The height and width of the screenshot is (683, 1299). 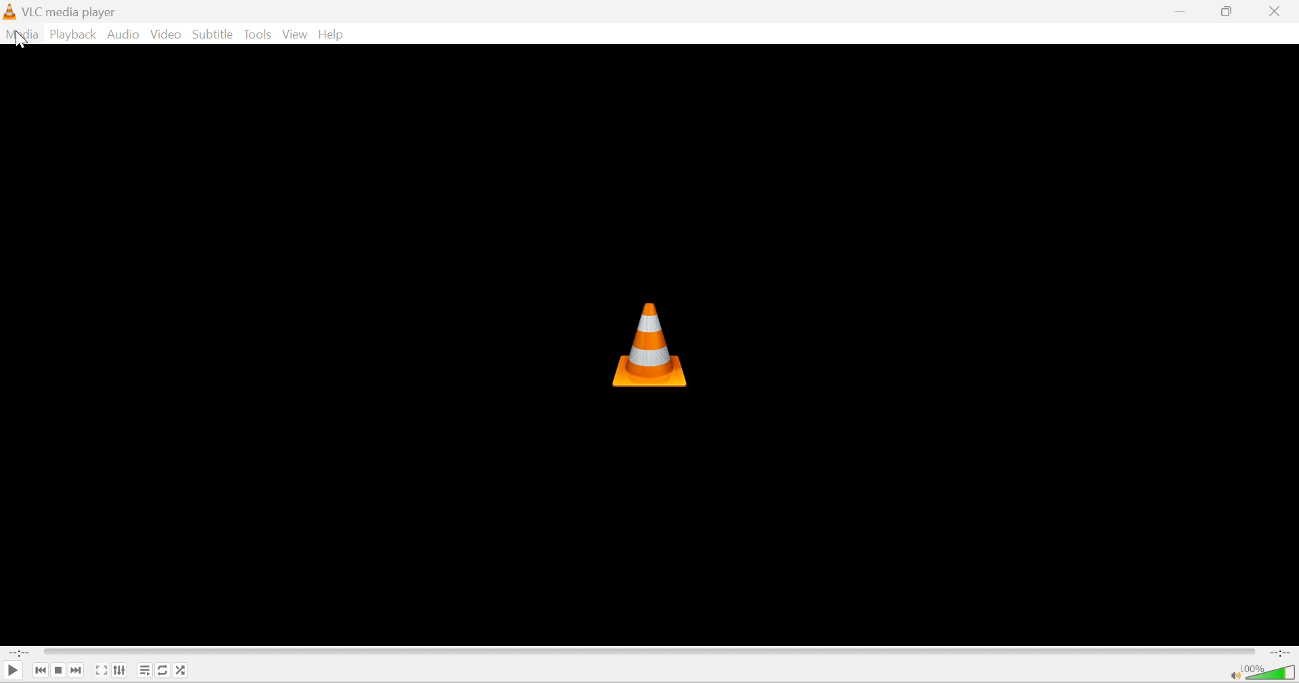 I want to click on Mute/unmute, so click(x=1233, y=675).